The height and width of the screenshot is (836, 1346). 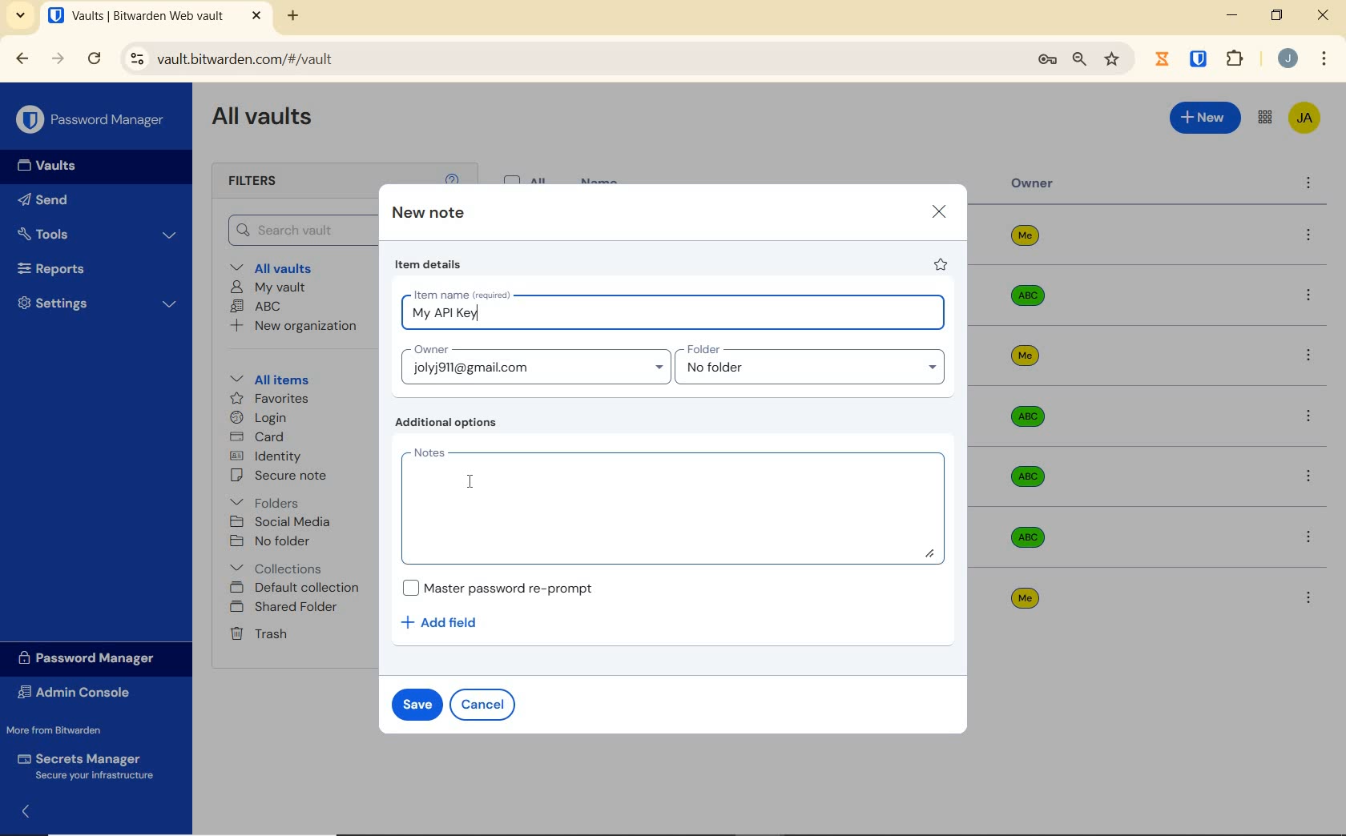 What do you see at coordinates (54, 167) in the screenshot?
I see `Vaults` at bounding box center [54, 167].